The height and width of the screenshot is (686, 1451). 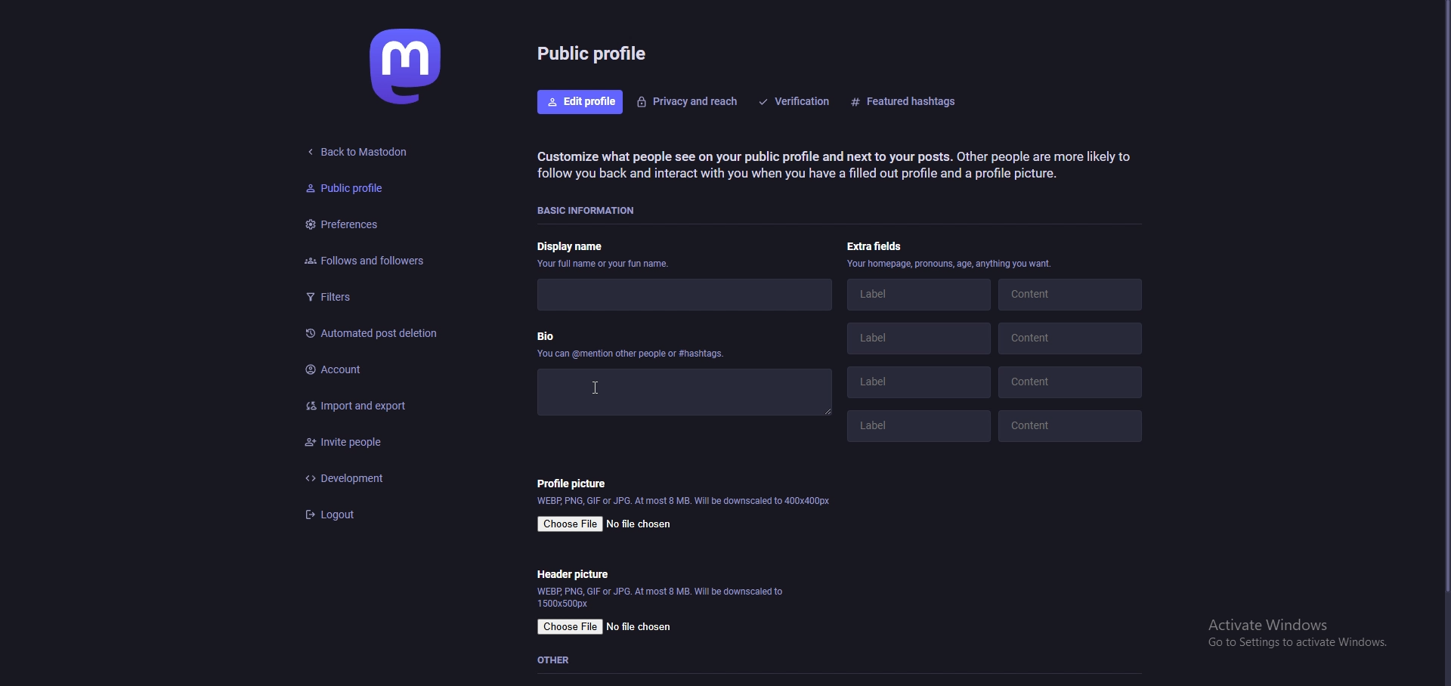 What do you see at coordinates (908, 101) in the screenshot?
I see `featurd hashtags` at bounding box center [908, 101].